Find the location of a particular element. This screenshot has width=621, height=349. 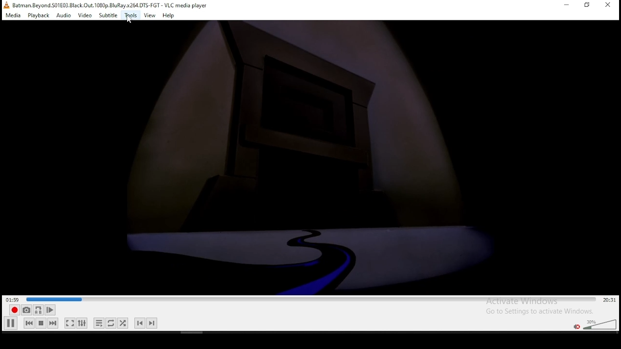

icon and file name is located at coordinates (107, 4).